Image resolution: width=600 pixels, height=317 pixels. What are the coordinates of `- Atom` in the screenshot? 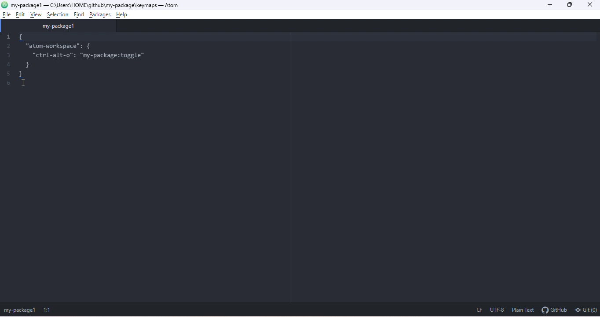 It's located at (176, 5).